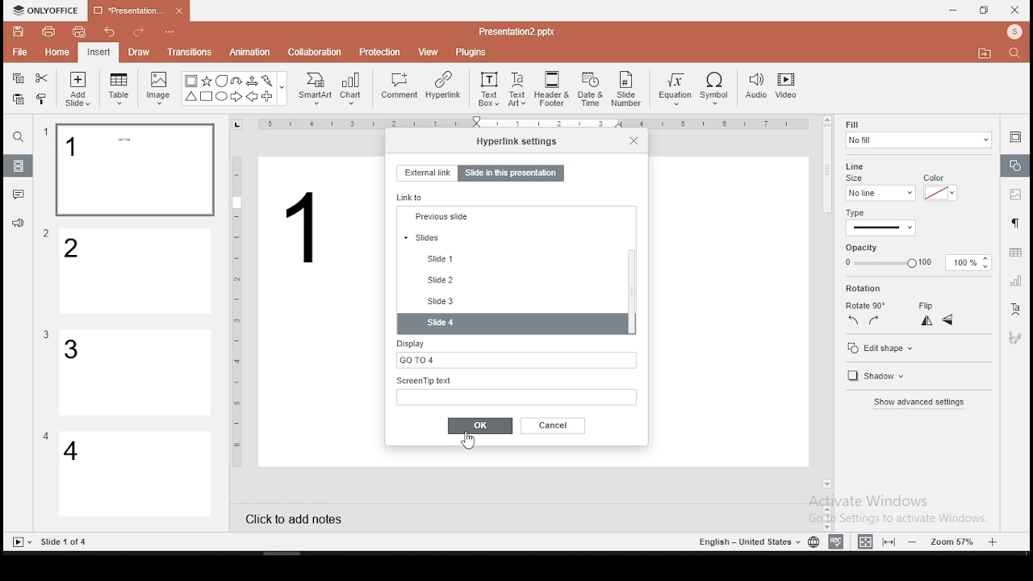 The height and width of the screenshot is (581, 1033). I want to click on slide settings, so click(1015, 136).